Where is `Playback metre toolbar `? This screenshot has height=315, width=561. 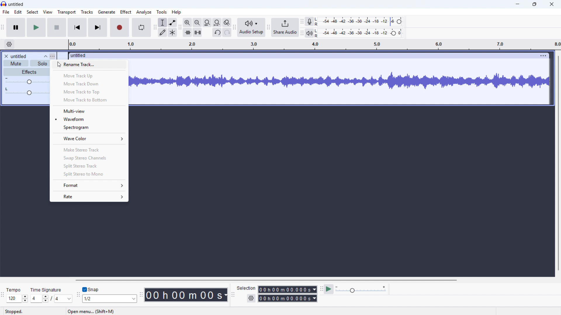
Playback metre toolbar  is located at coordinates (302, 34).